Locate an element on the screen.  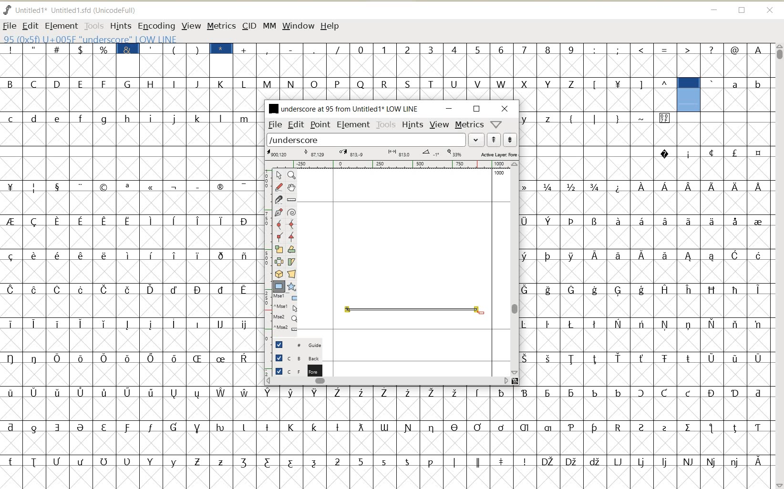
scroll by hand is located at coordinates (292, 187).